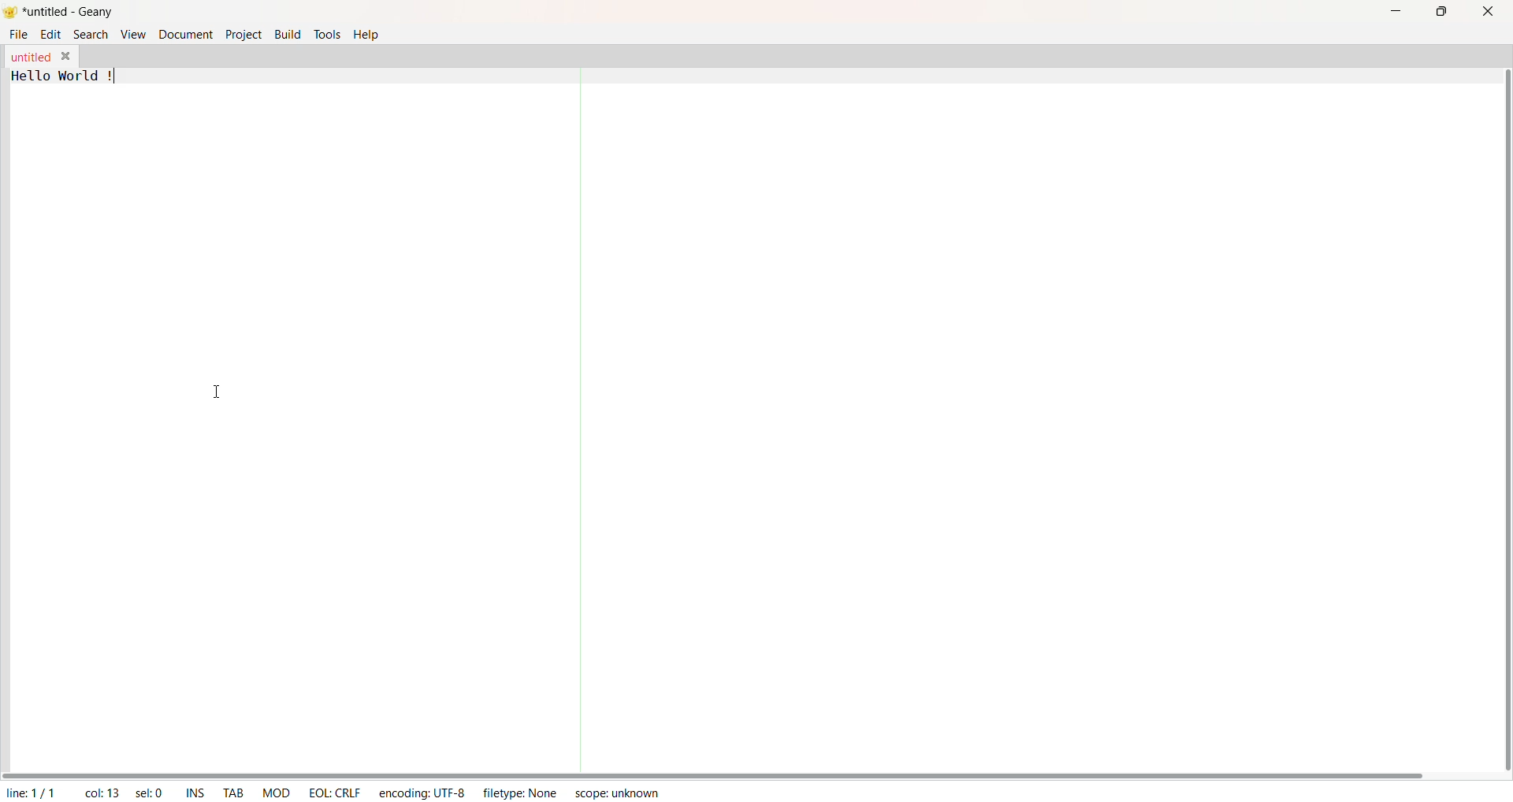  I want to click on MOD, so click(276, 791).